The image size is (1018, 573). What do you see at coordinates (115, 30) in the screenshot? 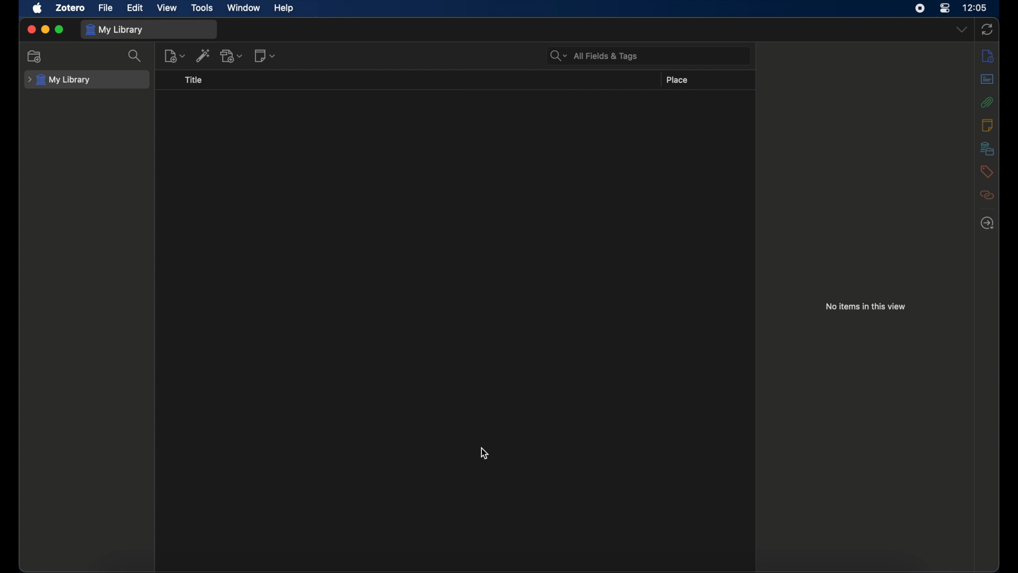
I see `my library` at bounding box center [115, 30].